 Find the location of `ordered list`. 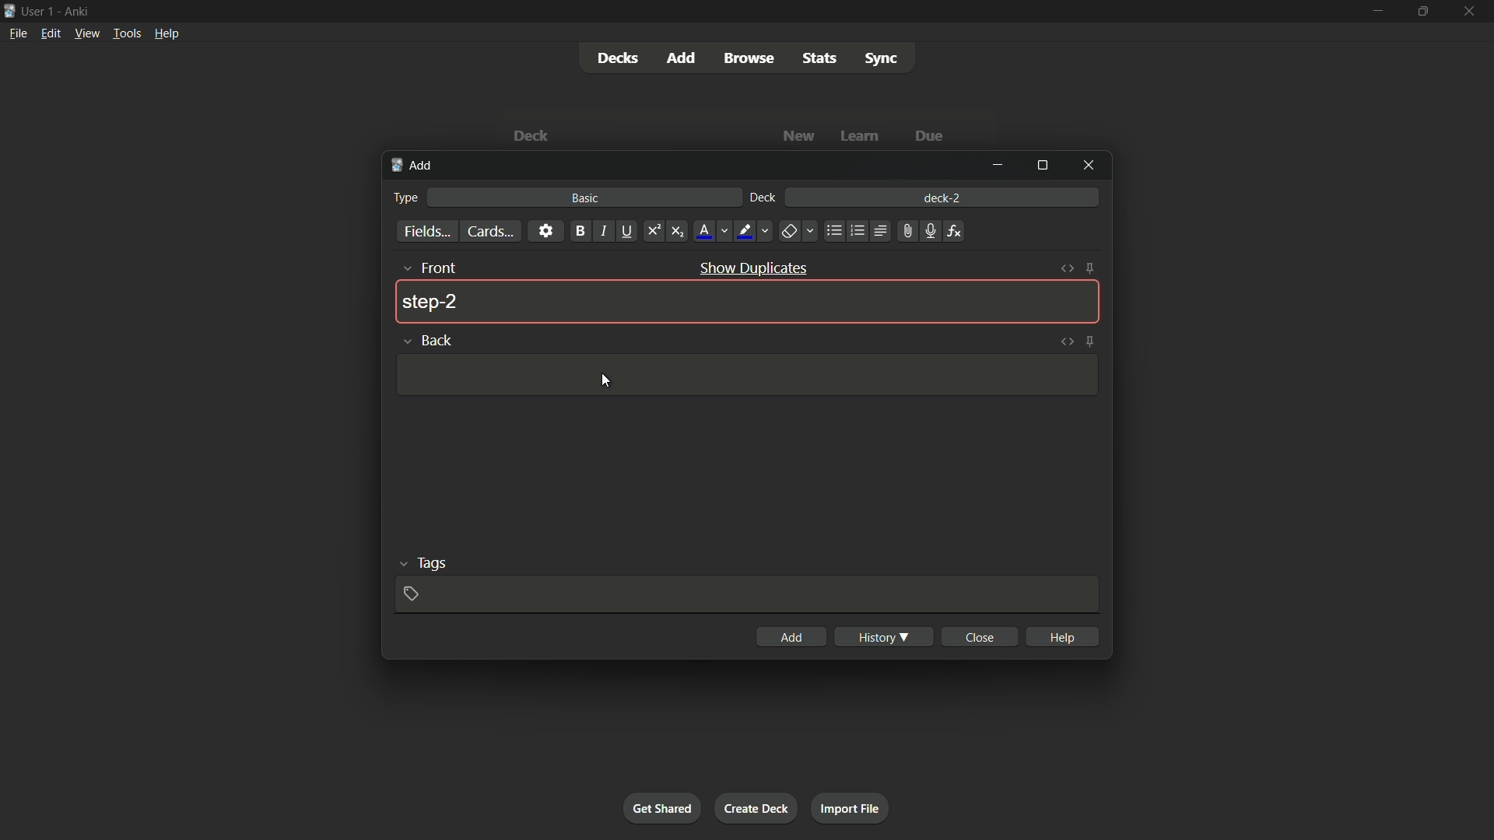

ordered list is located at coordinates (855, 232).